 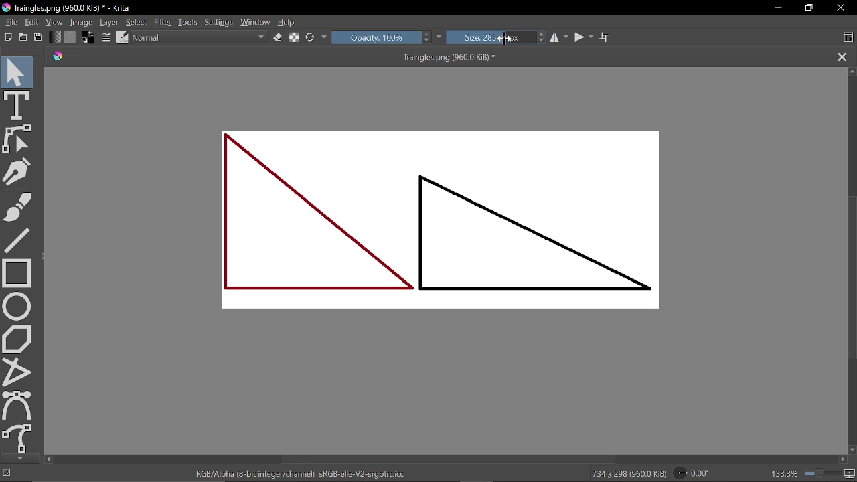 I want to click on Polygon tool, so click(x=19, y=339).